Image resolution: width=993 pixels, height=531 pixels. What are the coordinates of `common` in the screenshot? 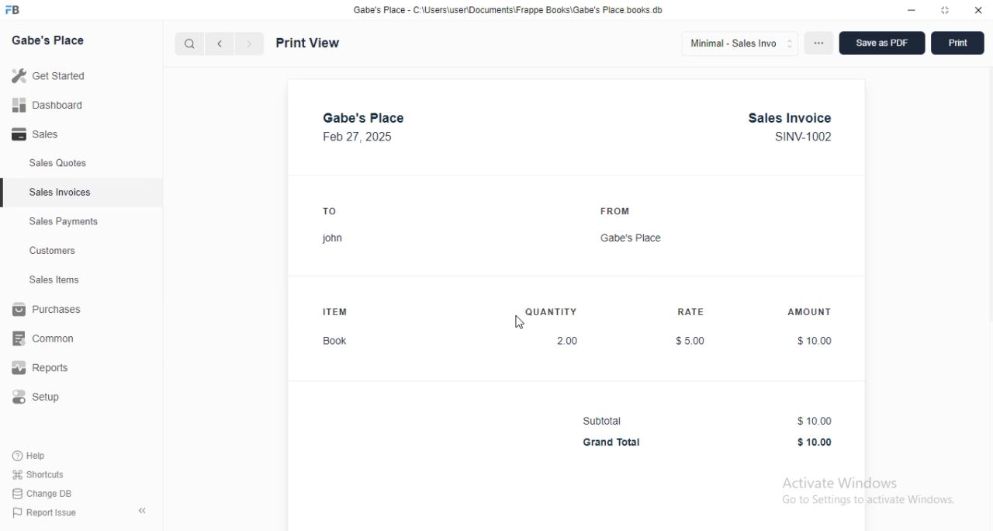 It's located at (43, 338).